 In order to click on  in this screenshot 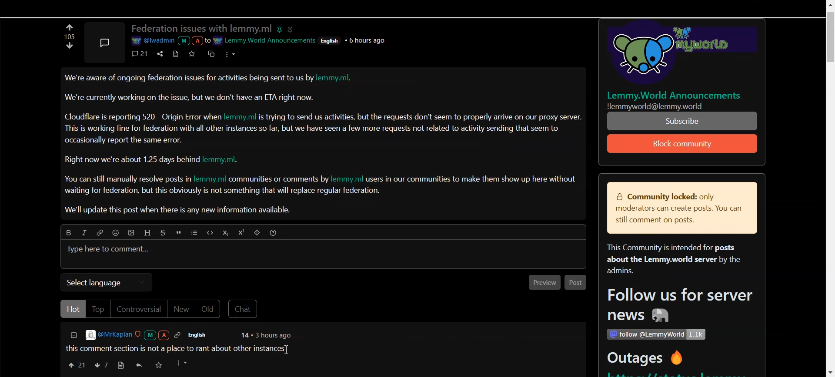, I will do `click(677, 54)`.